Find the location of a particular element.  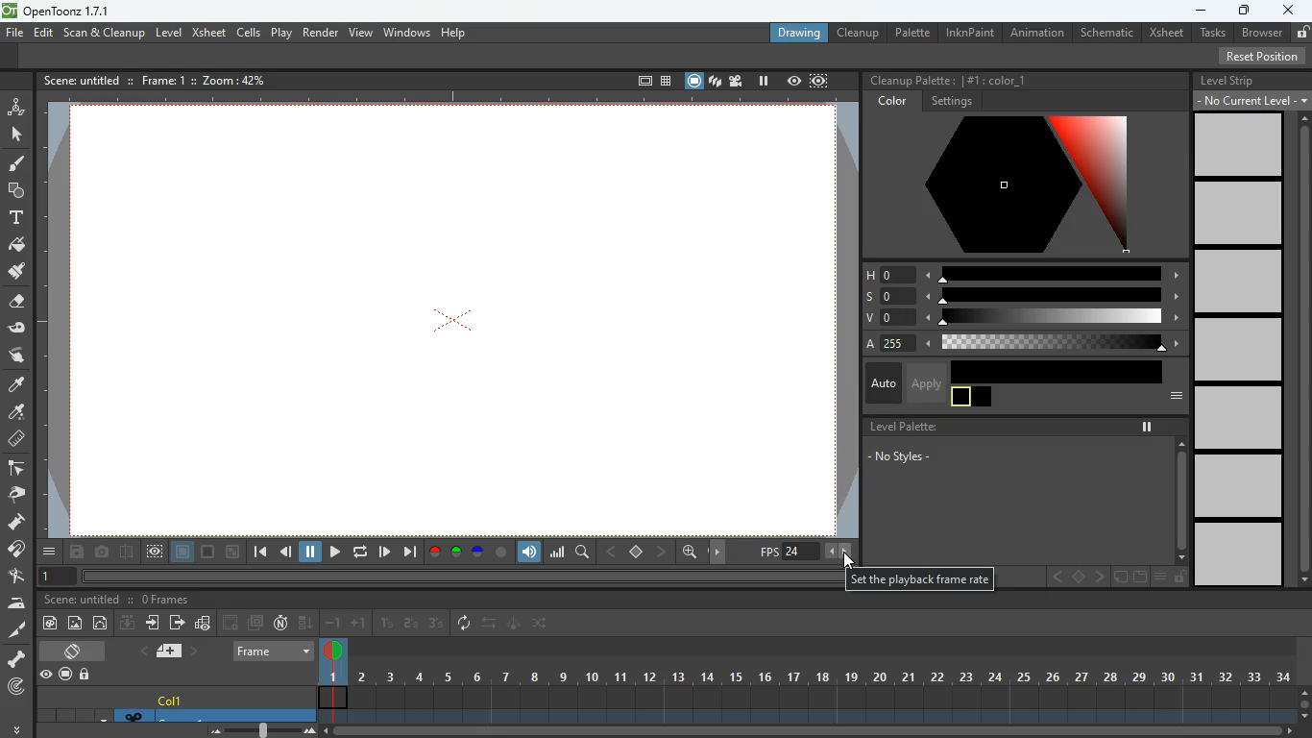

file is located at coordinates (13, 33).